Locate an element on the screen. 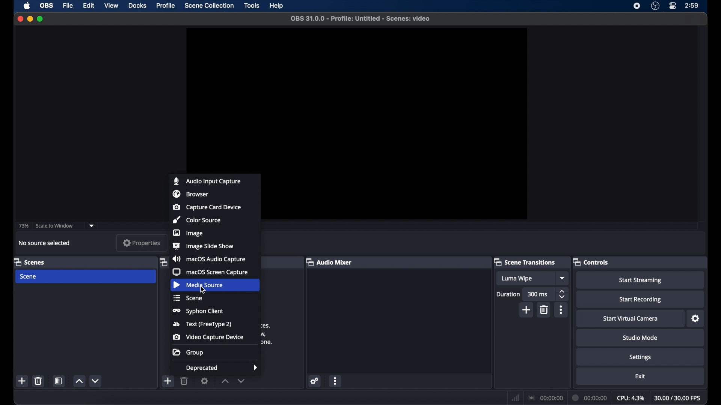 This screenshot has height=405, width=721. delete is located at coordinates (184, 381).